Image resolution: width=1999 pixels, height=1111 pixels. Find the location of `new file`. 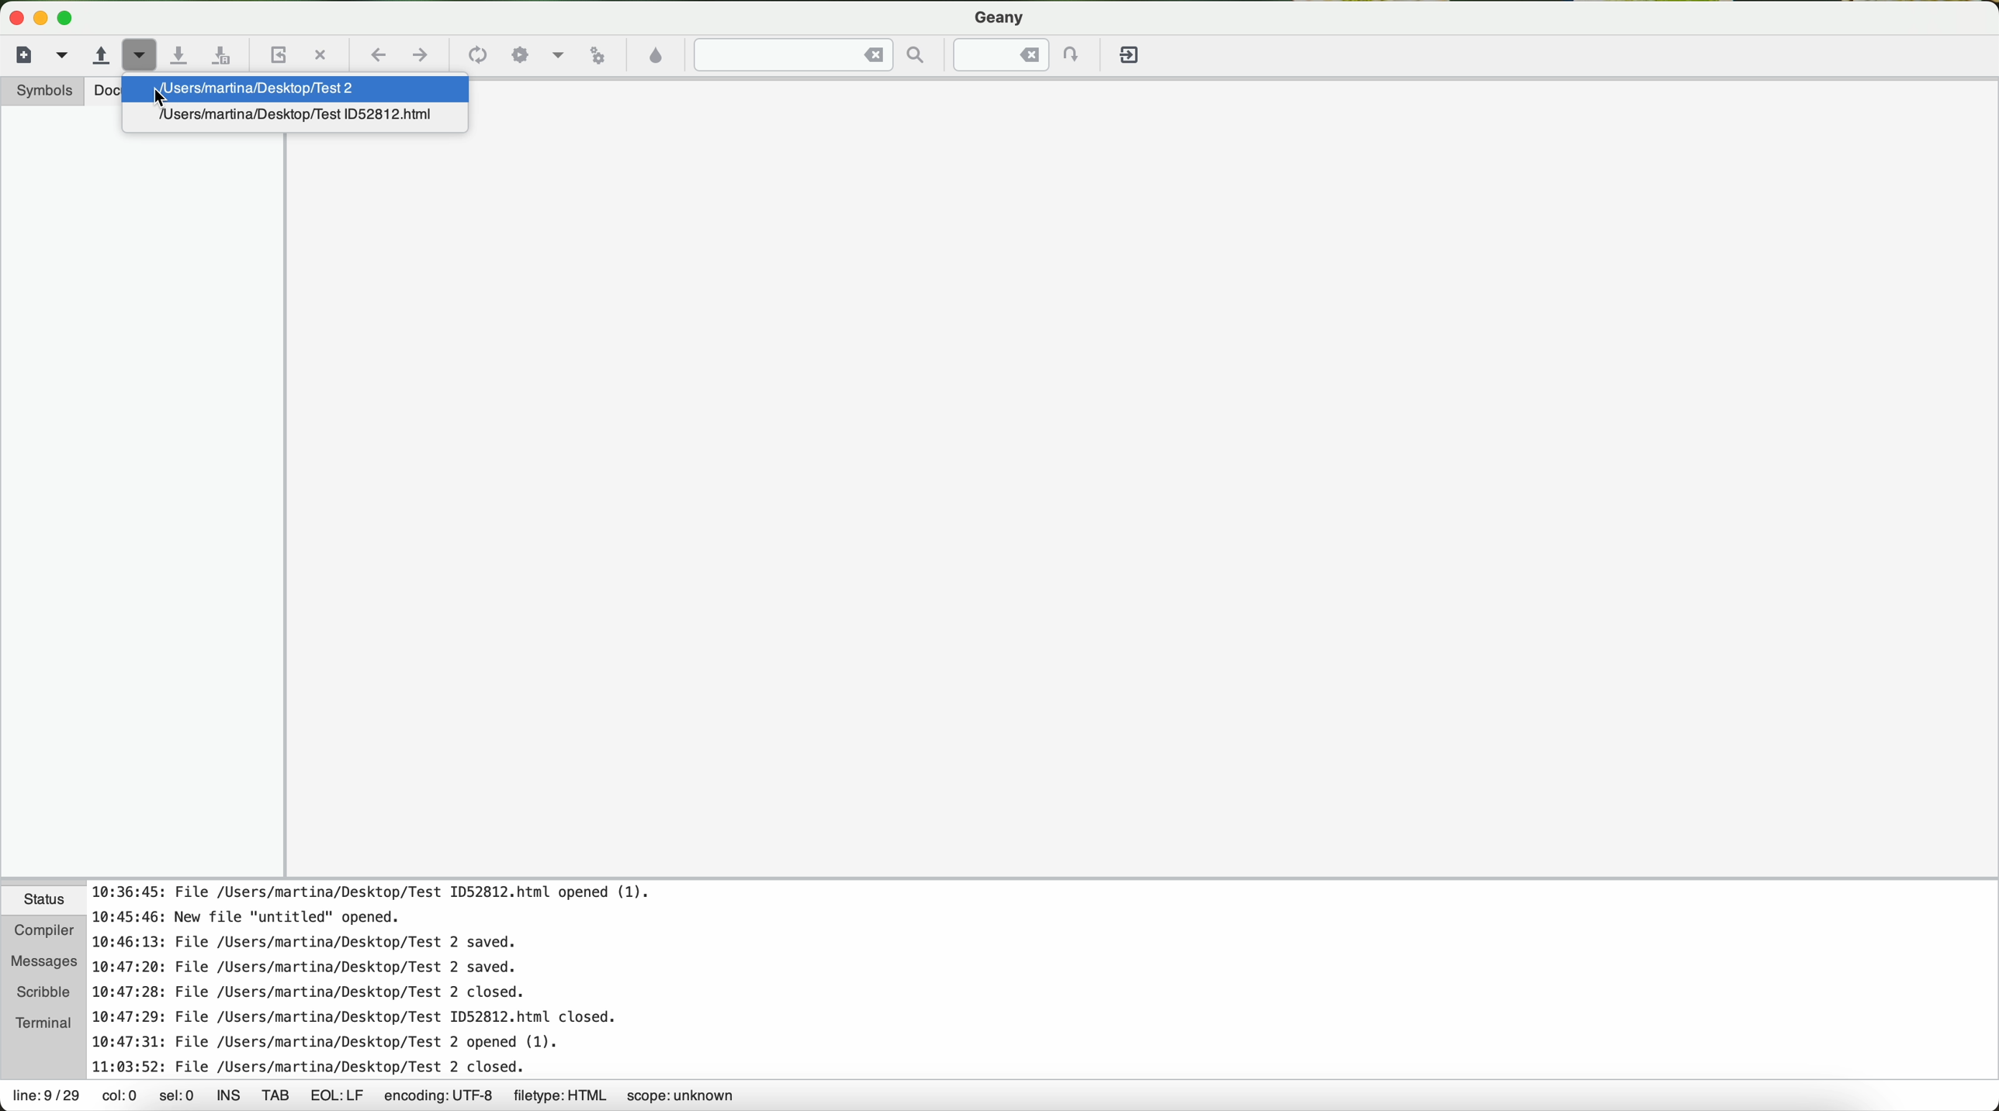

new file is located at coordinates (33, 55).